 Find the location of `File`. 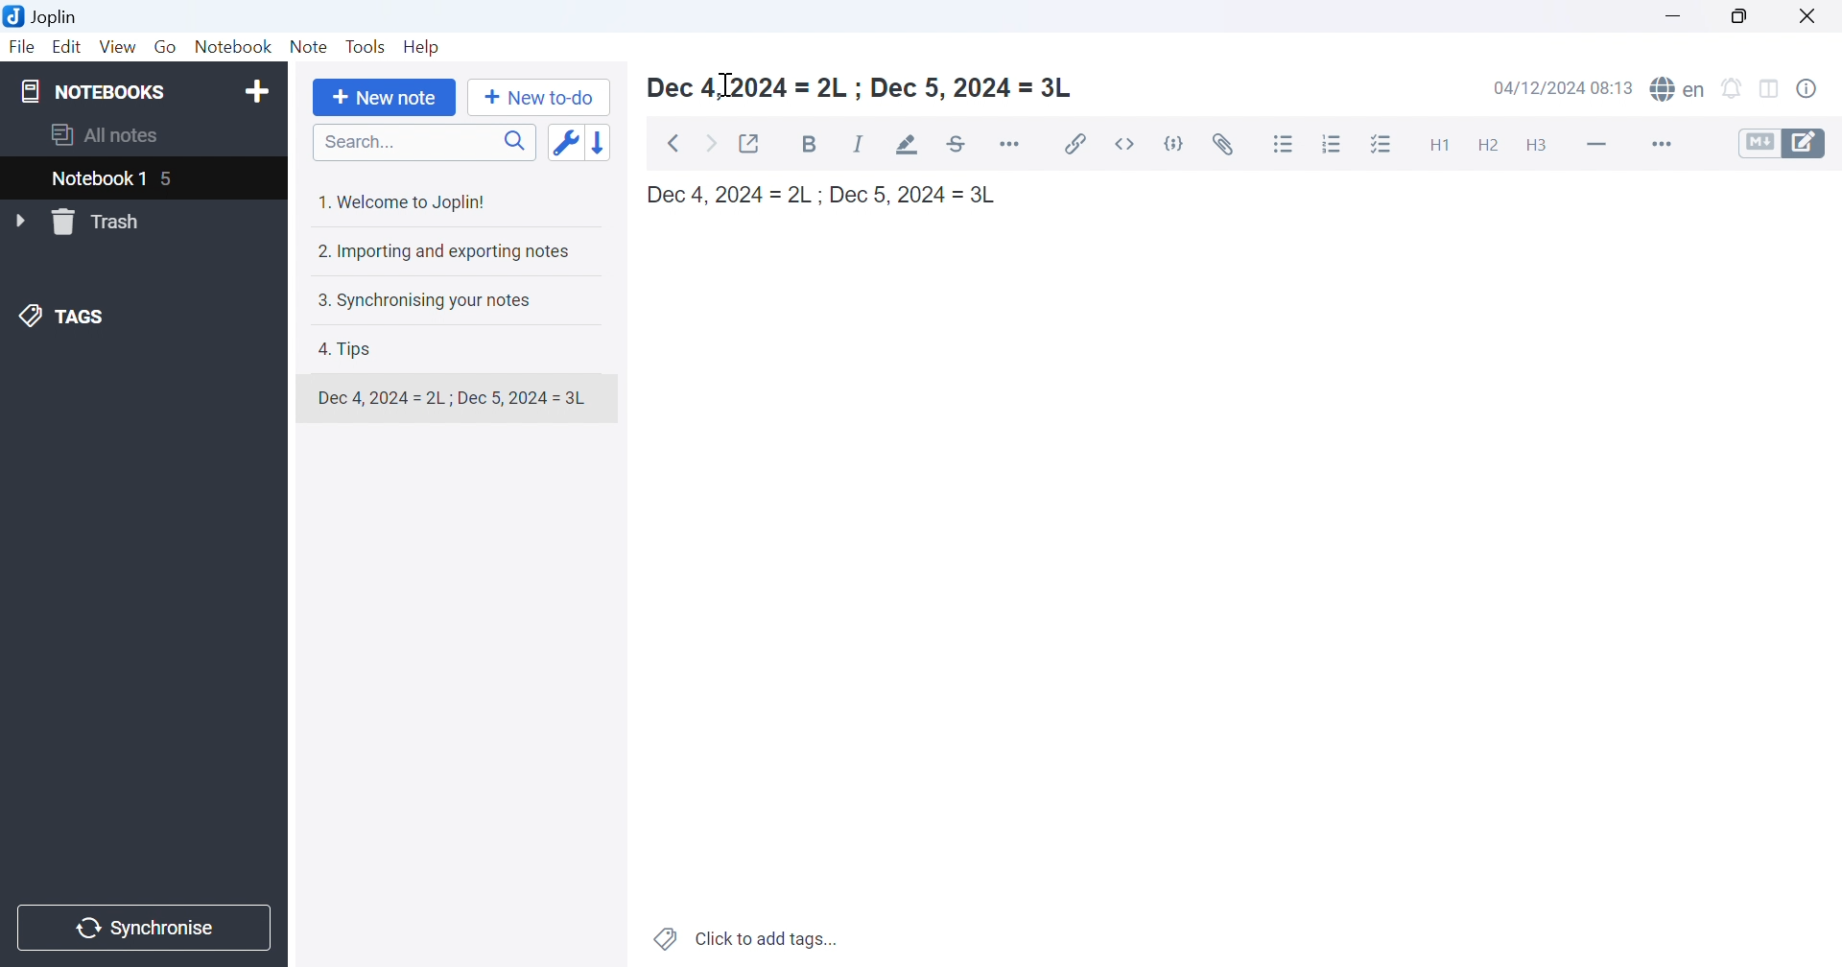

File is located at coordinates (22, 48).